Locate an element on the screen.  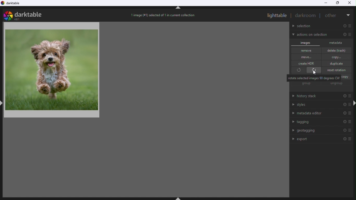
Rotate 90 degrees clockwise is located at coordinates (314, 70).